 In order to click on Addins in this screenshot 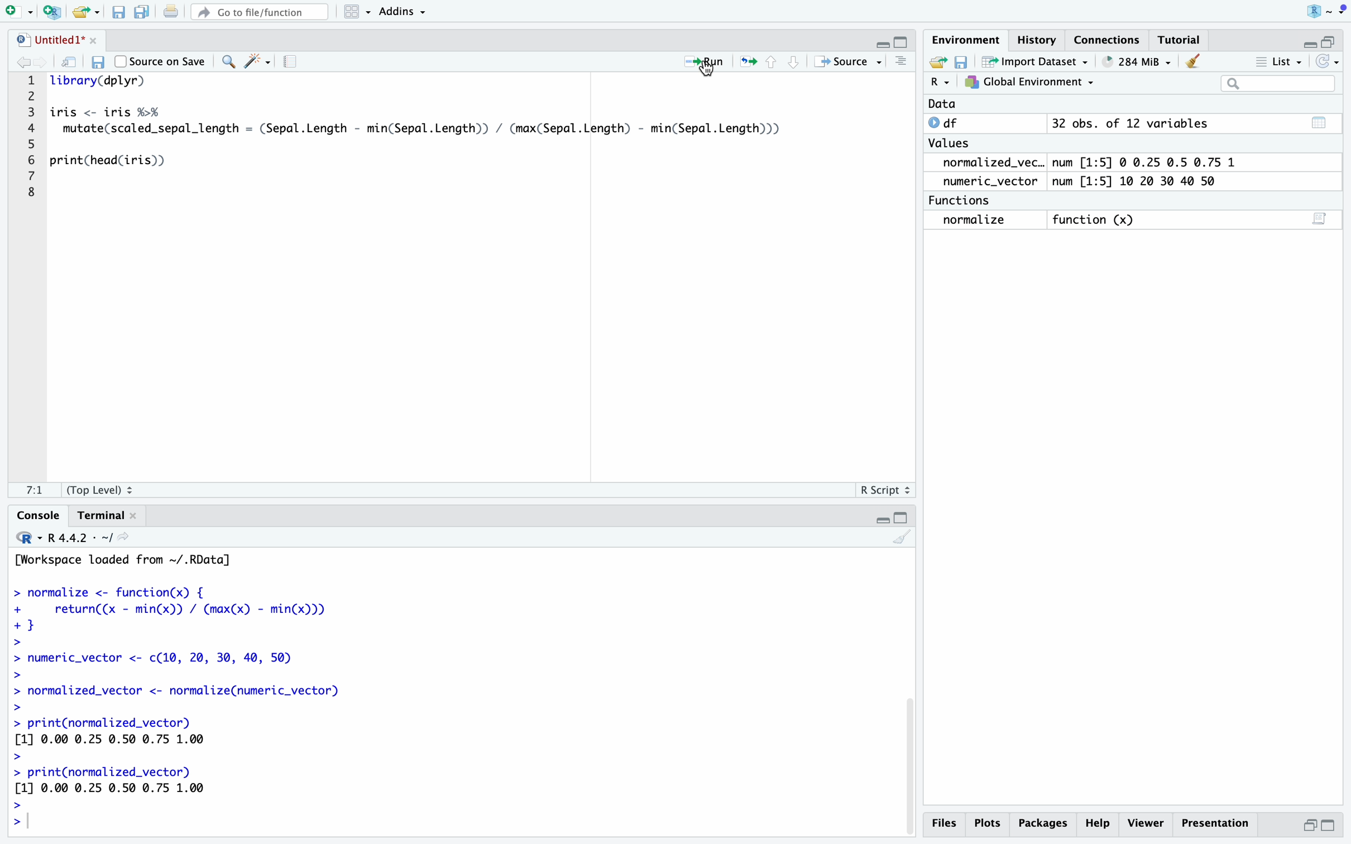, I will do `click(404, 11)`.